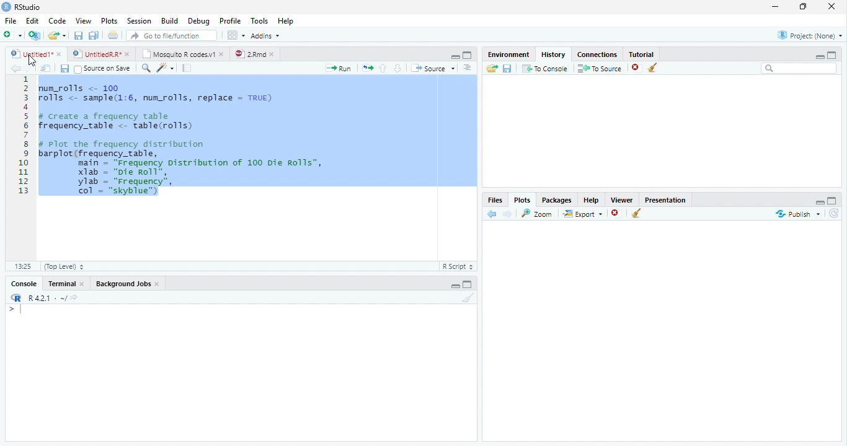 Image resolution: width=847 pixels, height=446 pixels. Describe the element at coordinates (35, 54) in the screenshot. I see `Ungitied1*` at that location.